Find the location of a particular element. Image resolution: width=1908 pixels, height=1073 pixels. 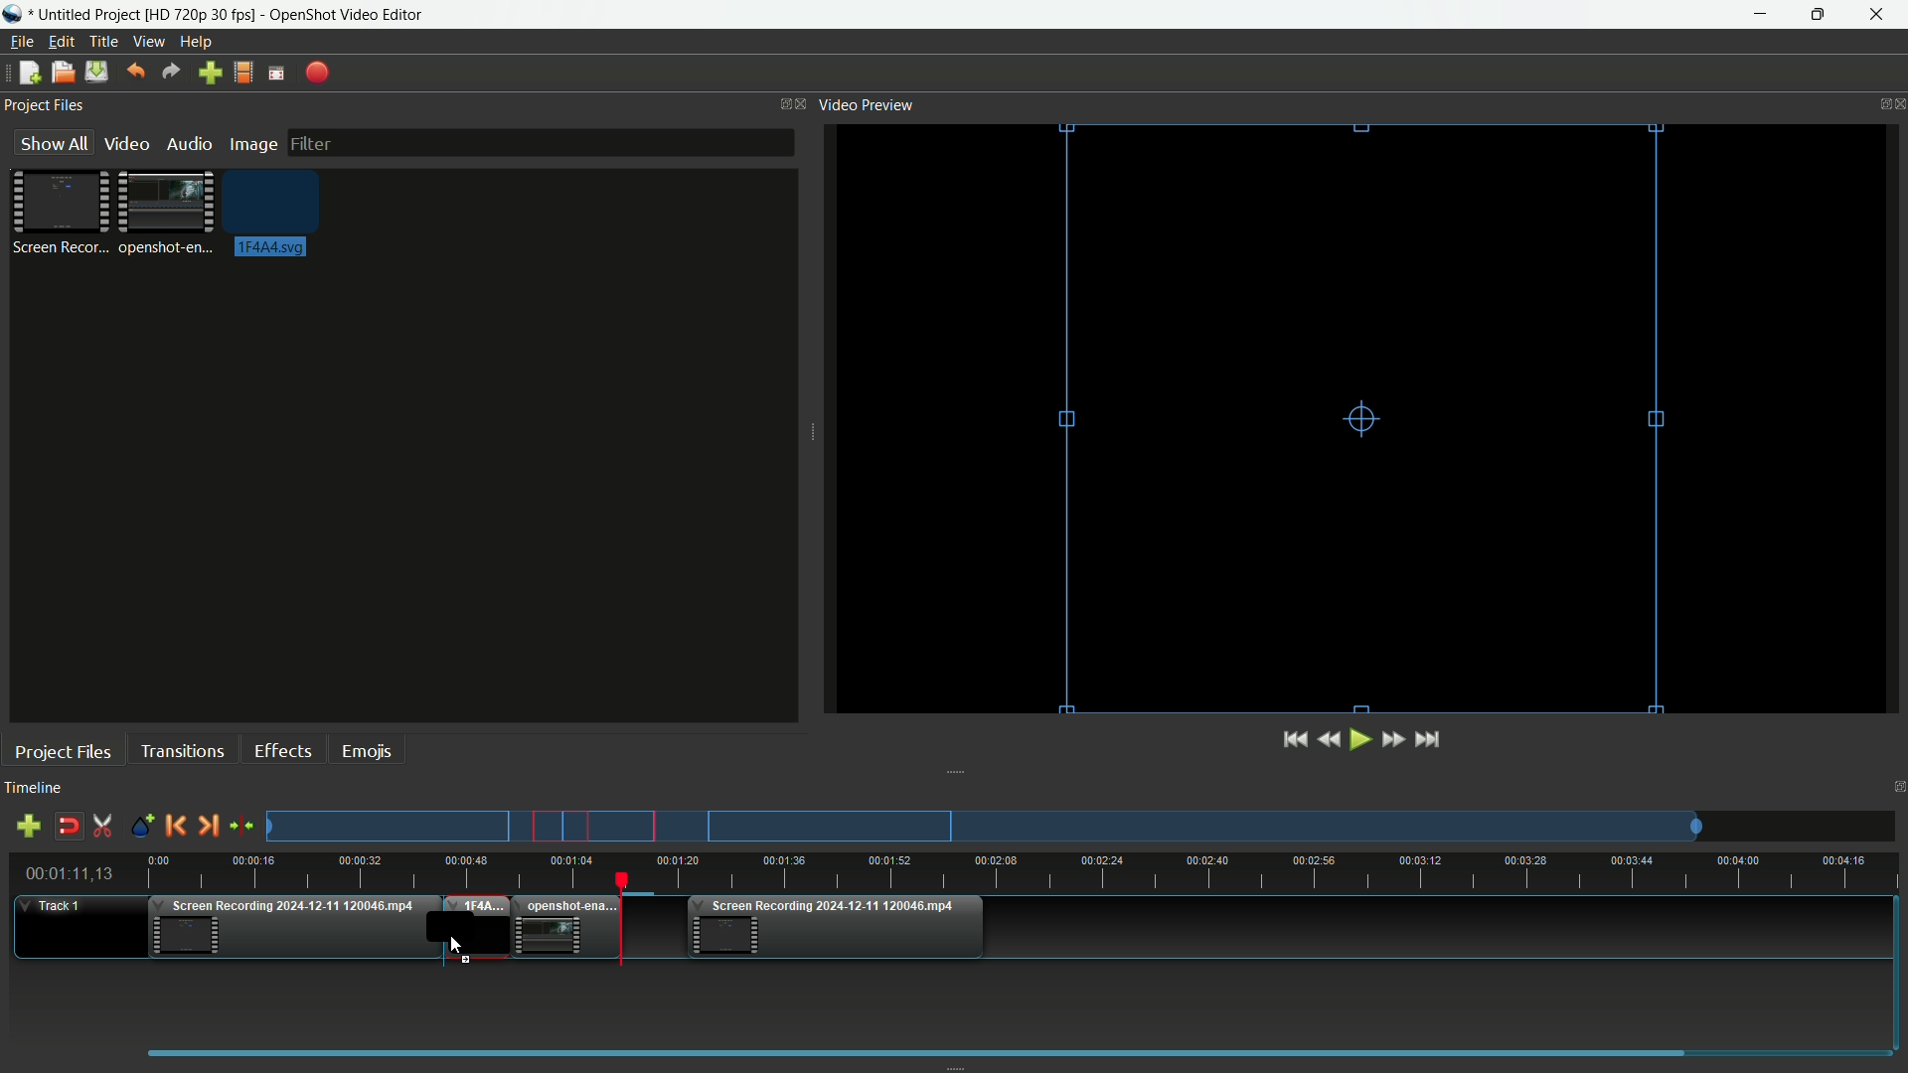

Video two in timeline is located at coordinates (565, 928).